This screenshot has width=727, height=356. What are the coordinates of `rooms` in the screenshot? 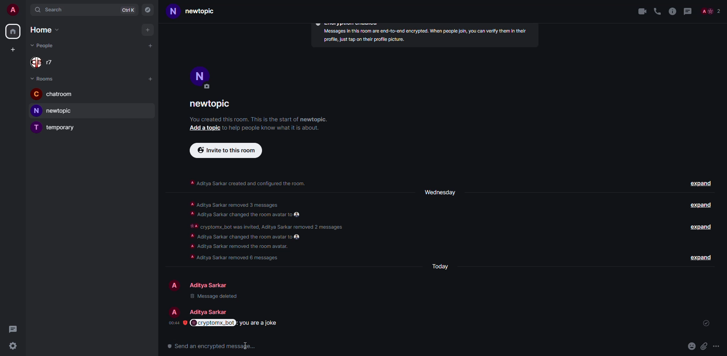 It's located at (45, 78).